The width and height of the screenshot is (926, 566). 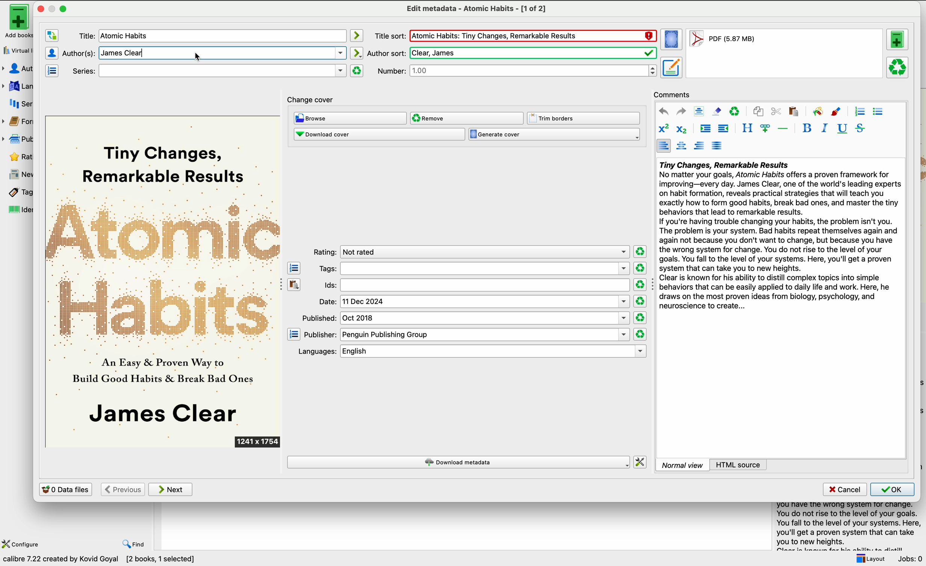 What do you see at coordinates (870, 558) in the screenshot?
I see `layout` at bounding box center [870, 558].